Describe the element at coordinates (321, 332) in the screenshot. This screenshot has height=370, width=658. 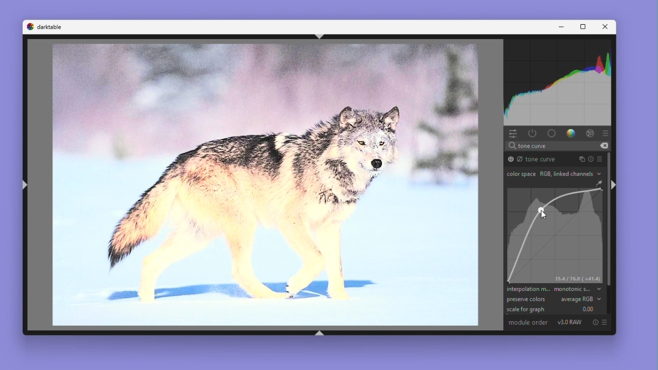
I see `shift+ctrl+b` at that location.